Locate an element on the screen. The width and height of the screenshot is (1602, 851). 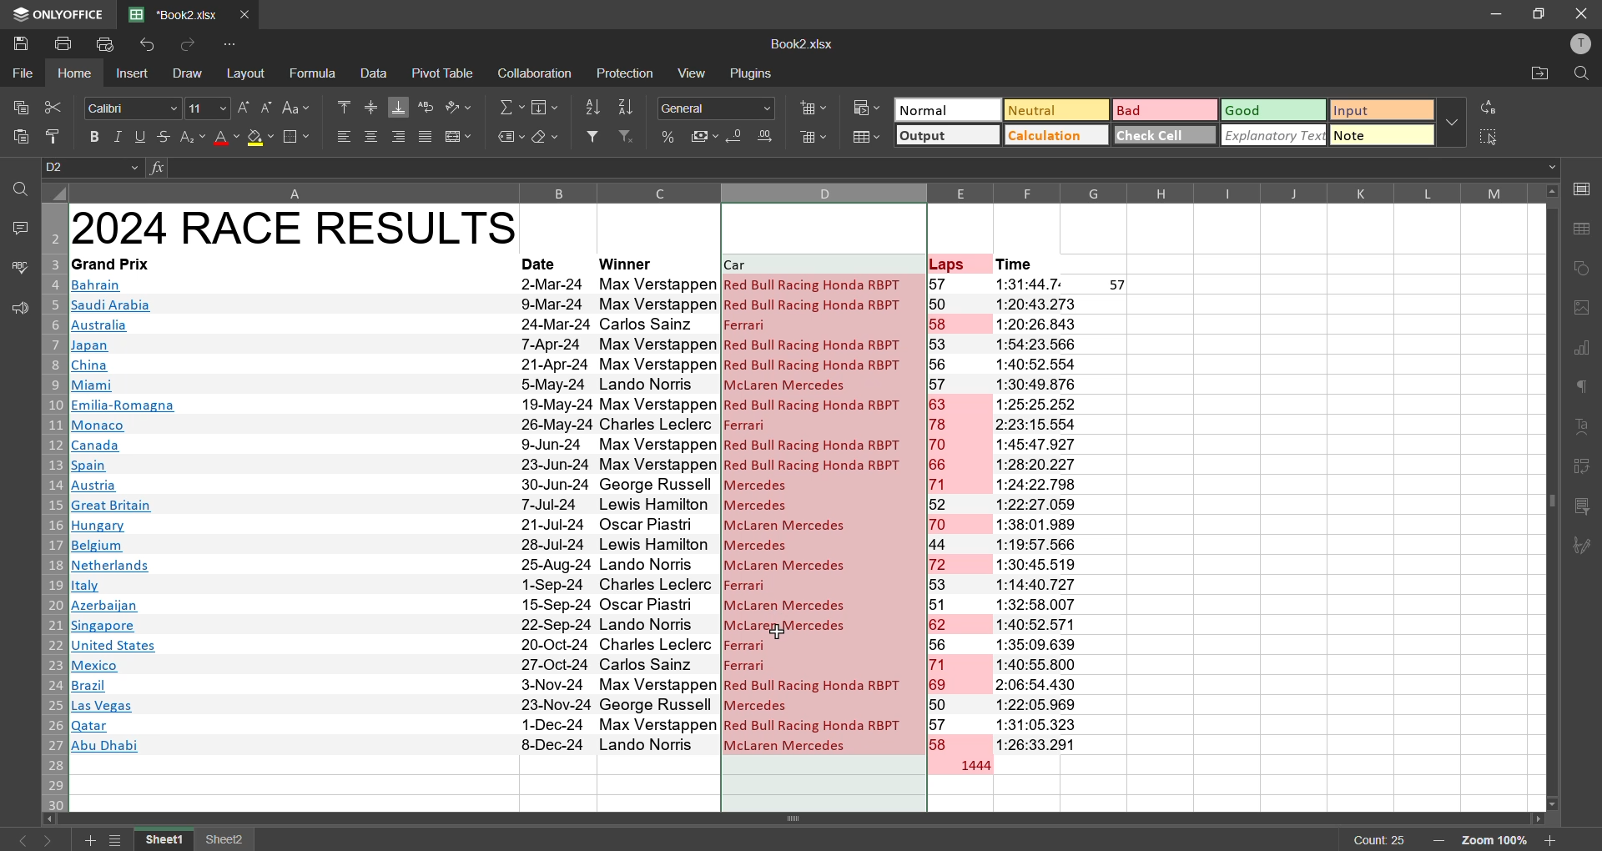
wrap text is located at coordinates (426, 108).